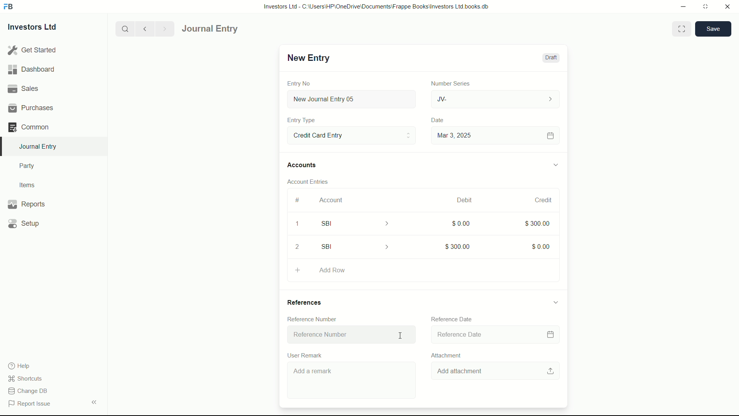 The width and height of the screenshot is (739, 416). I want to click on Attachment, so click(446, 355).